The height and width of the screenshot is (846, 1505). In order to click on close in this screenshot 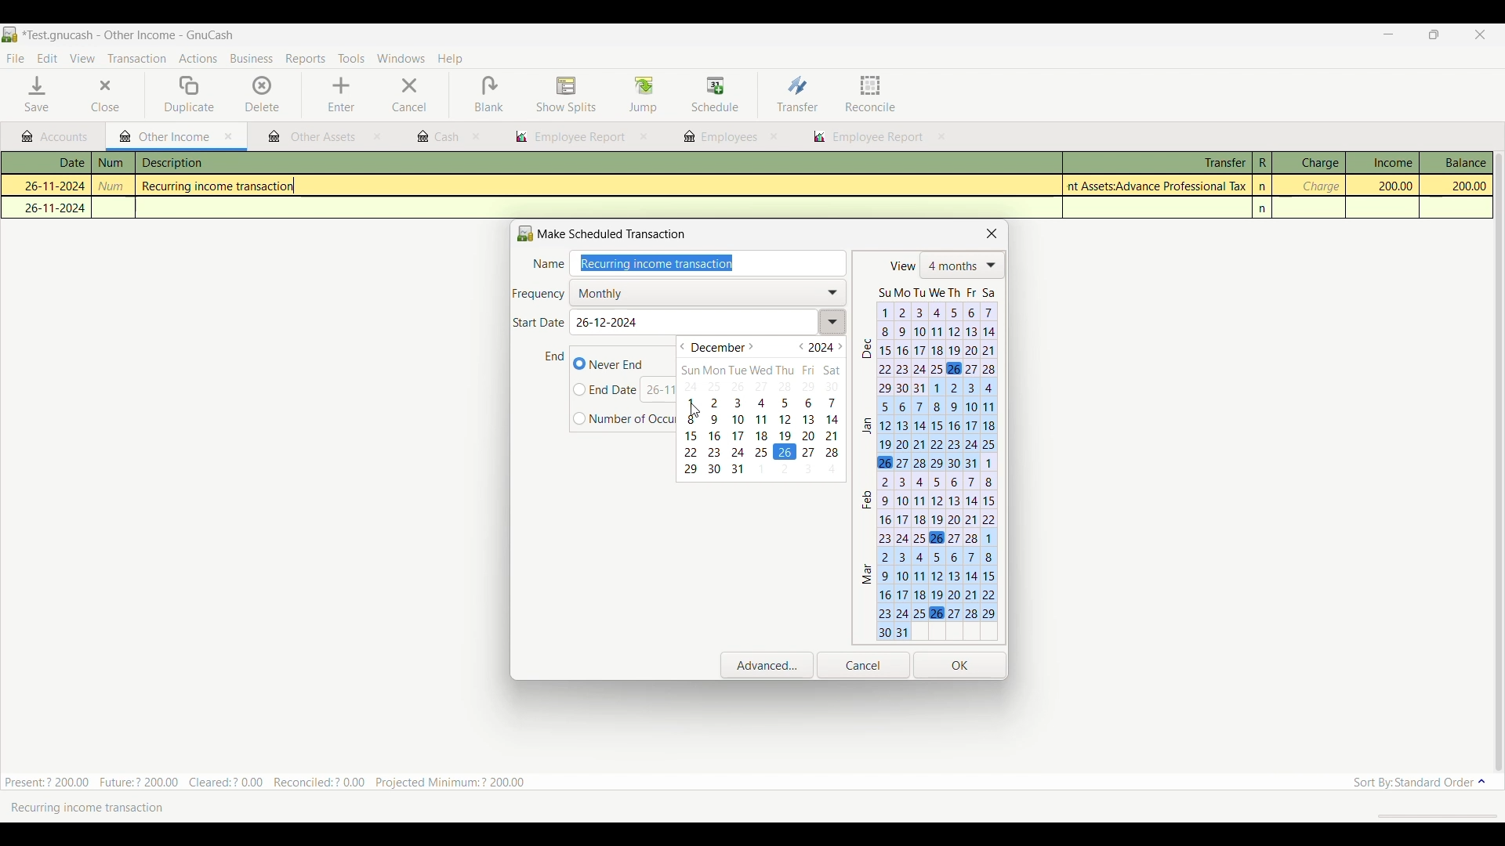, I will do `click(377, 139)`.